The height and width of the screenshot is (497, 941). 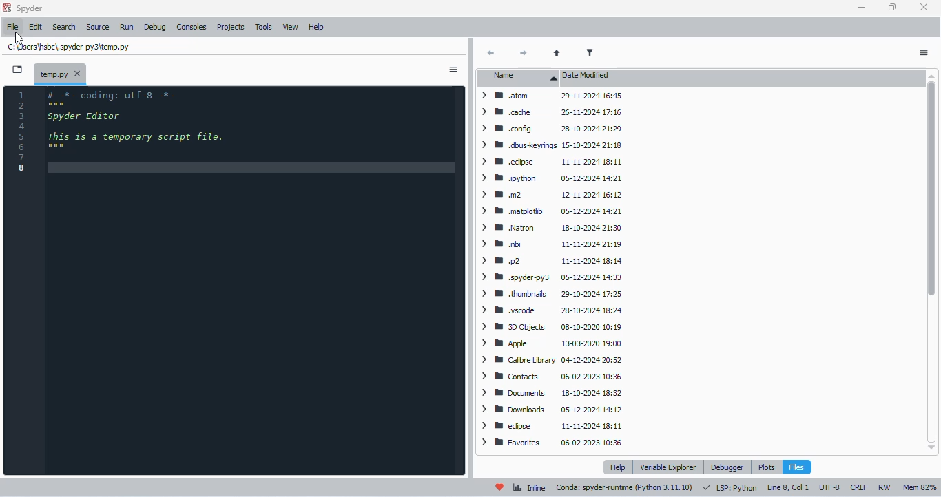 I want to click on > 8 Natron 18-10-2024 21:30, so click(x=550, y=229).